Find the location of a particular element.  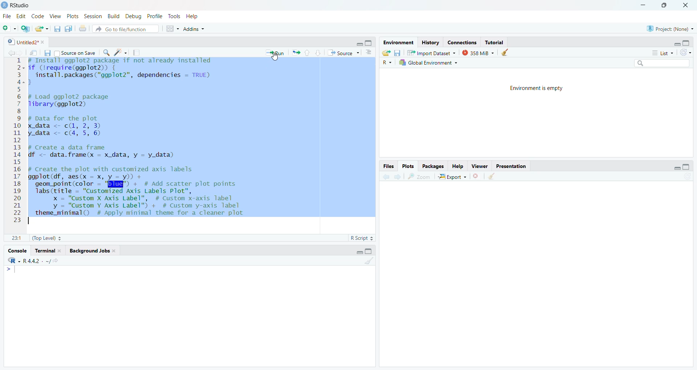

search is located at coordinates (108, 54).